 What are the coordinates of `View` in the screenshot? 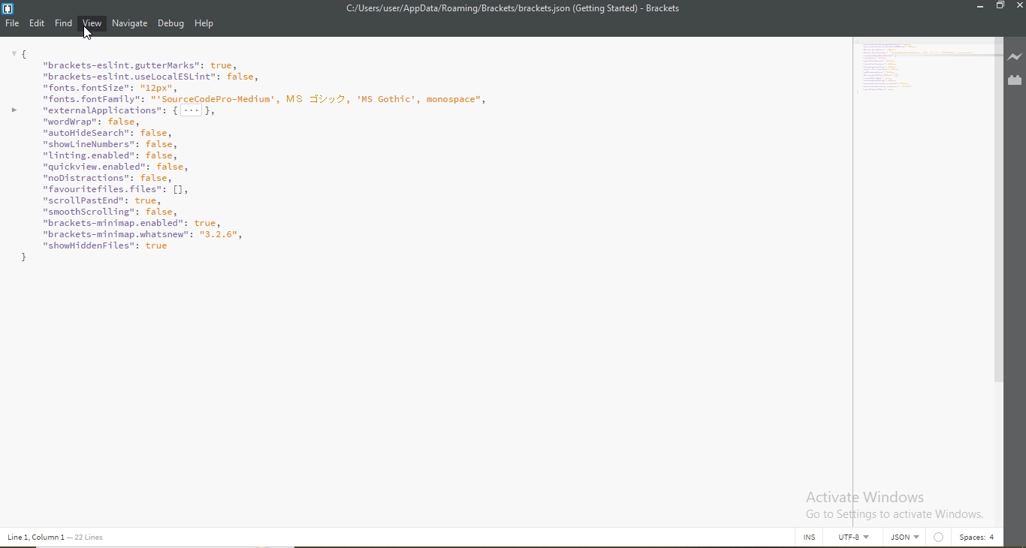 It's located at (92, 25).